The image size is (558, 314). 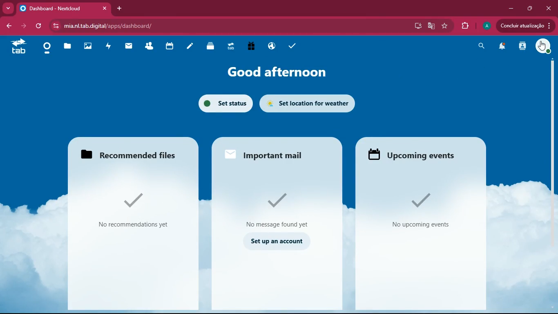 I want to click on forward, so click(x=22, y=25).